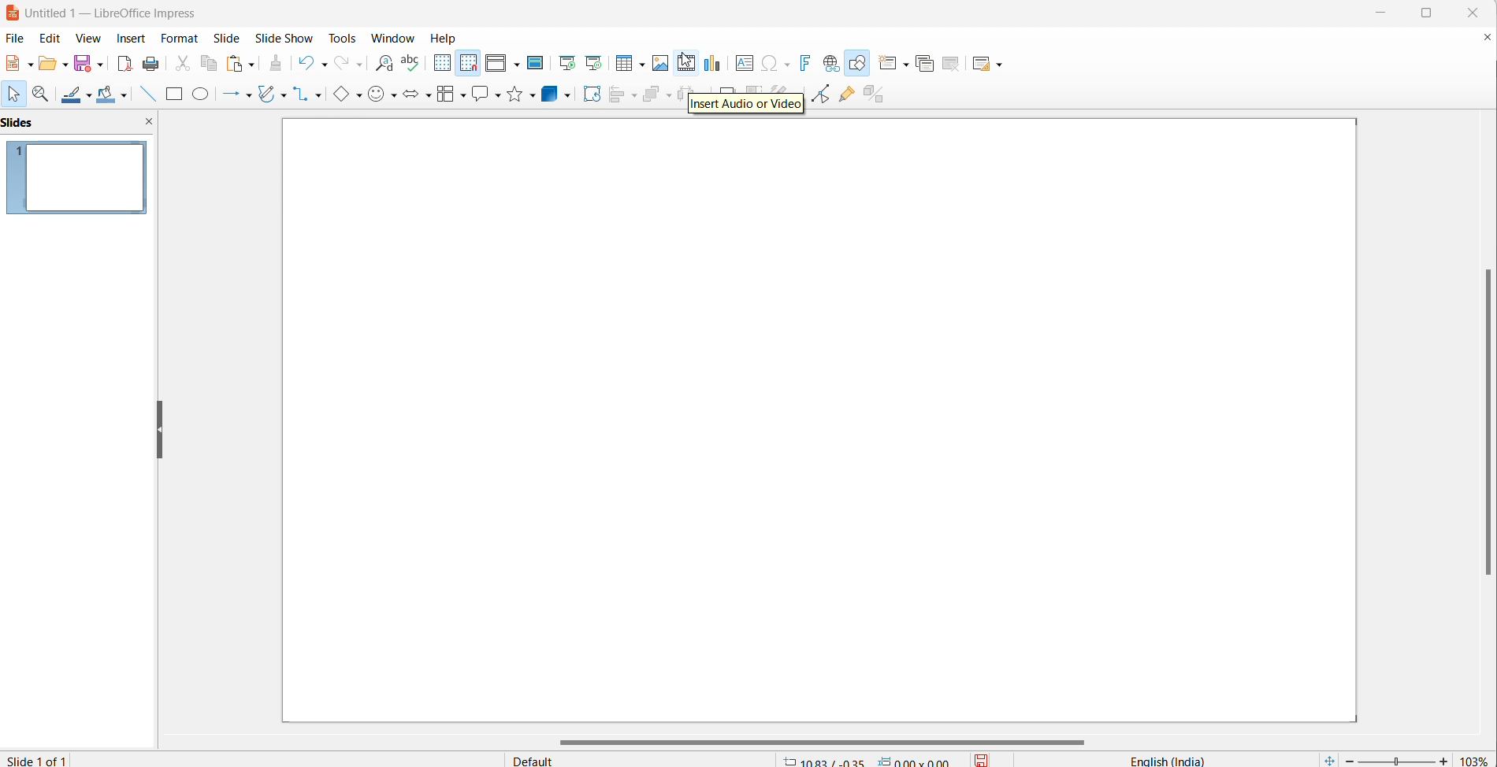 The image size is (1497, 767). I want to click on display view options, so click(518, 65).